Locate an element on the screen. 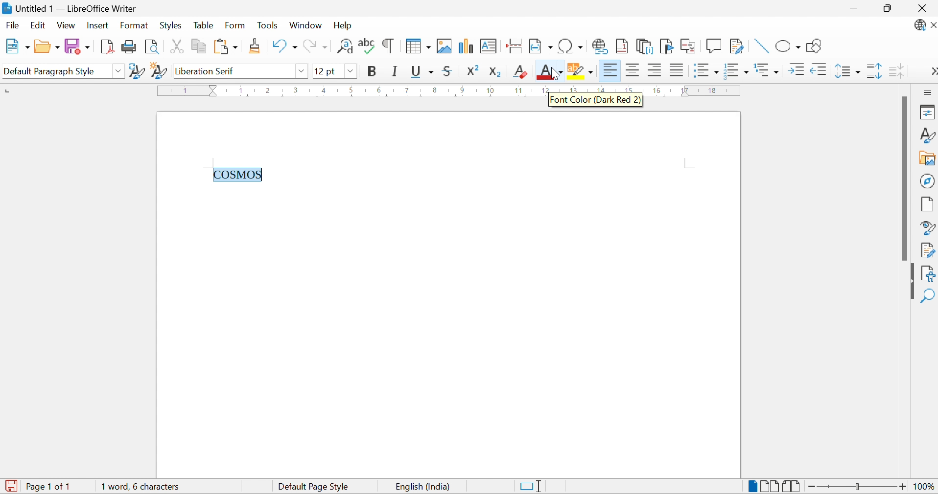 This screenshot has width=938, height=494. Font Color is located at coordinates (550, 71).